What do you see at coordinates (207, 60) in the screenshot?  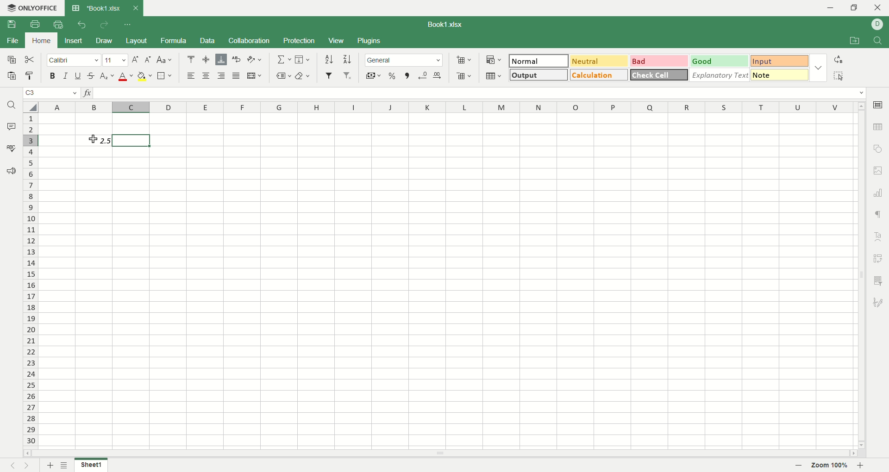 I see `align middle` at bounding box center [207, 60].